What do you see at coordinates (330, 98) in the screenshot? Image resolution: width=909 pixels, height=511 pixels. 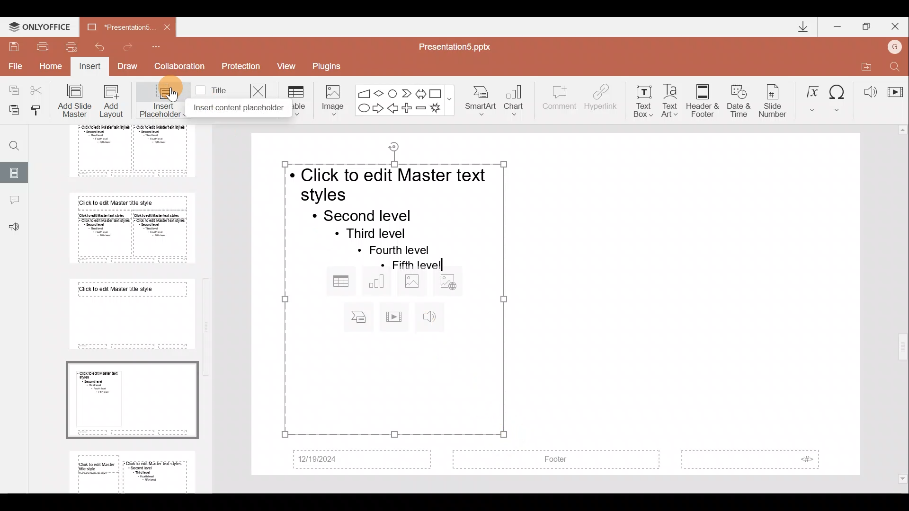 I see `Image` at bounding box center [330, 98].